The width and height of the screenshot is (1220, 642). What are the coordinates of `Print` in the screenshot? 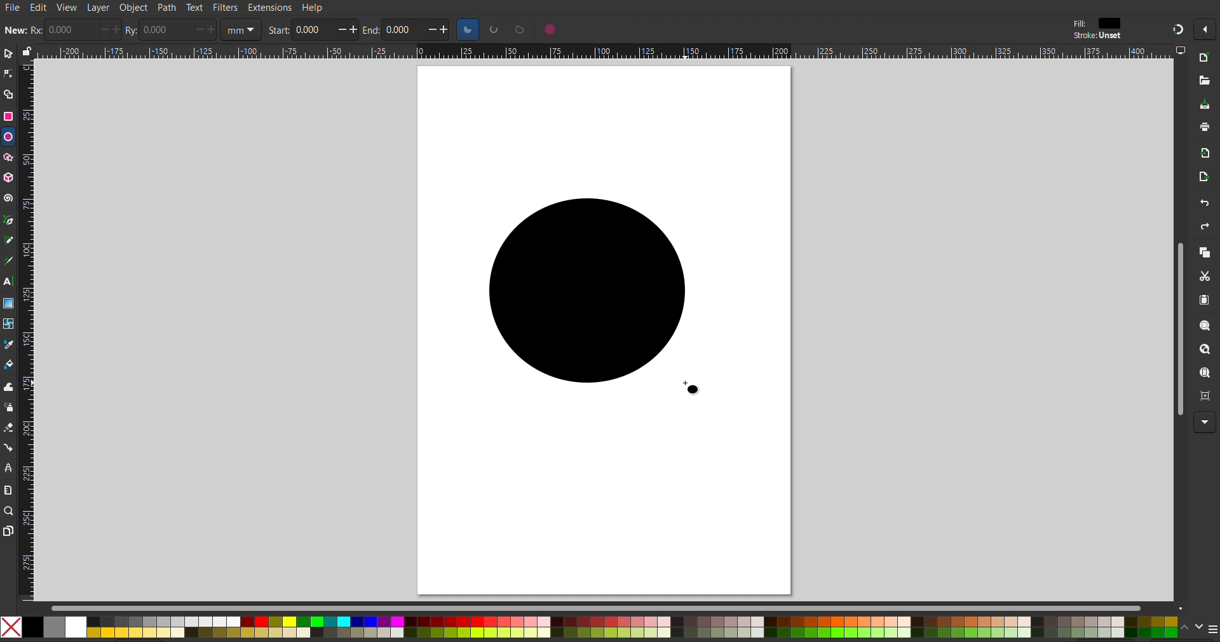 It's located at (1203, 128).